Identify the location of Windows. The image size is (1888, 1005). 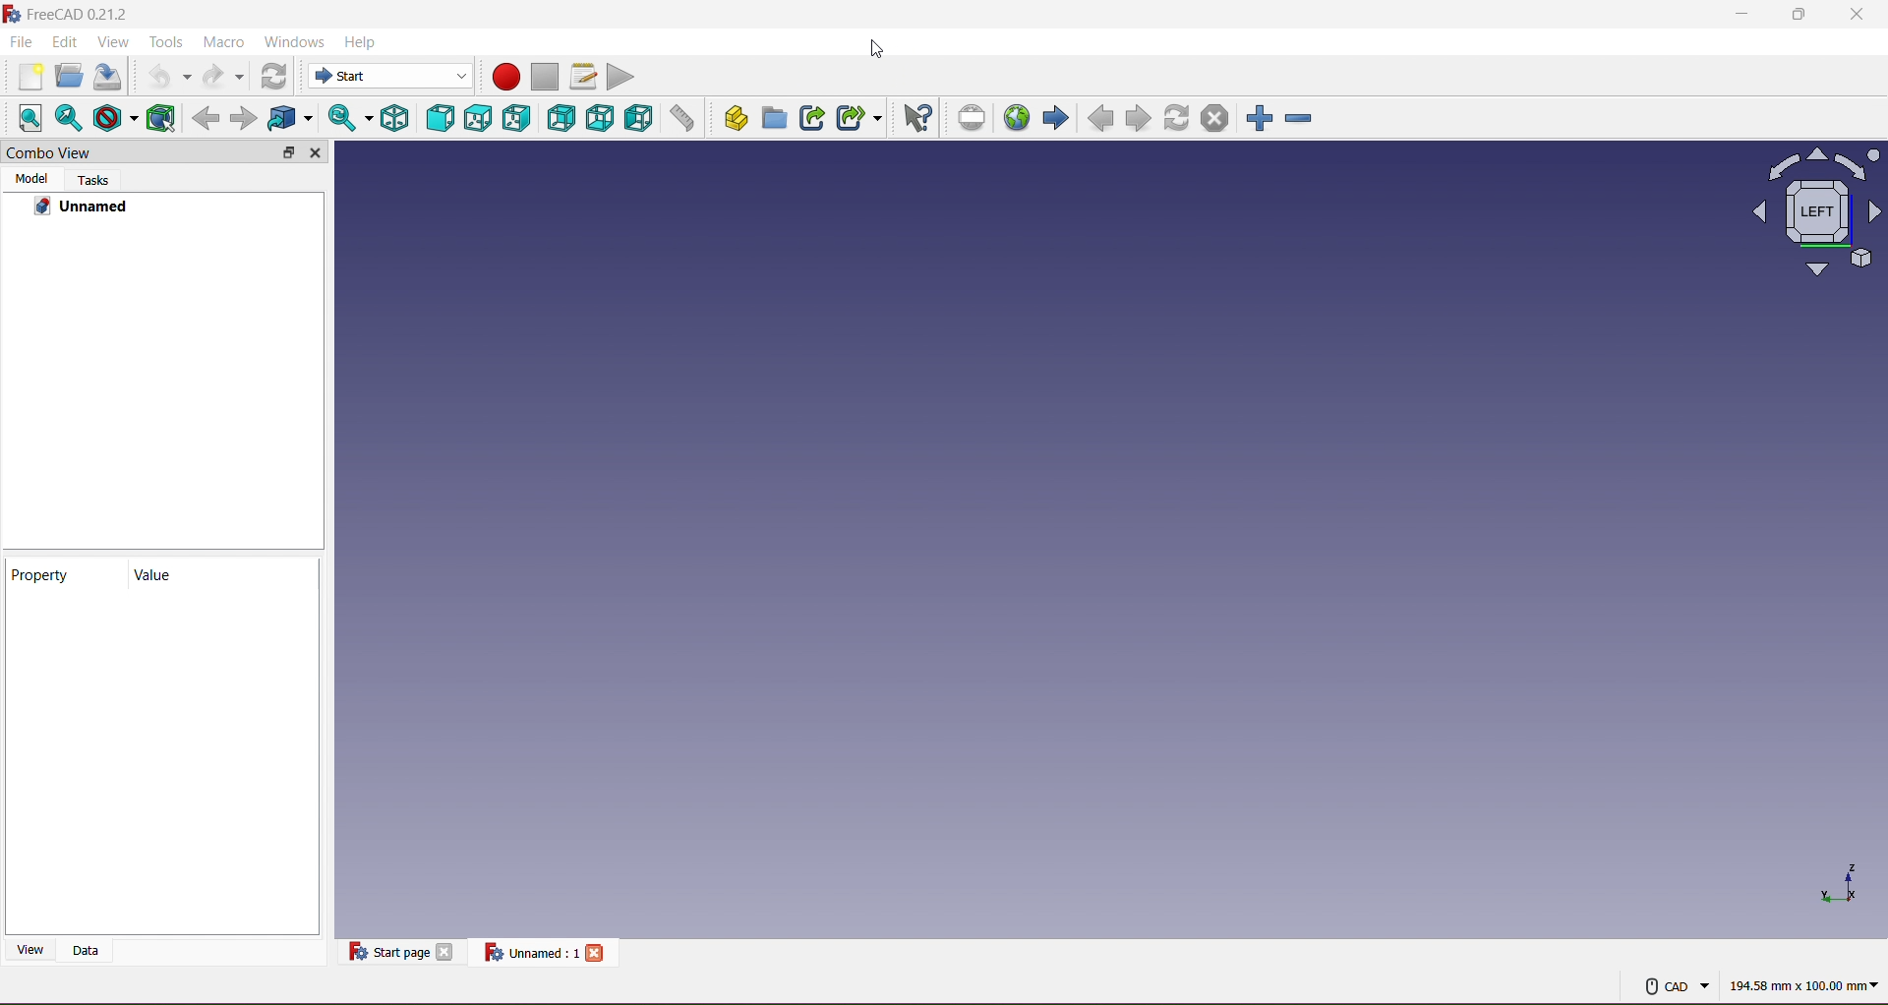
(294, 41).